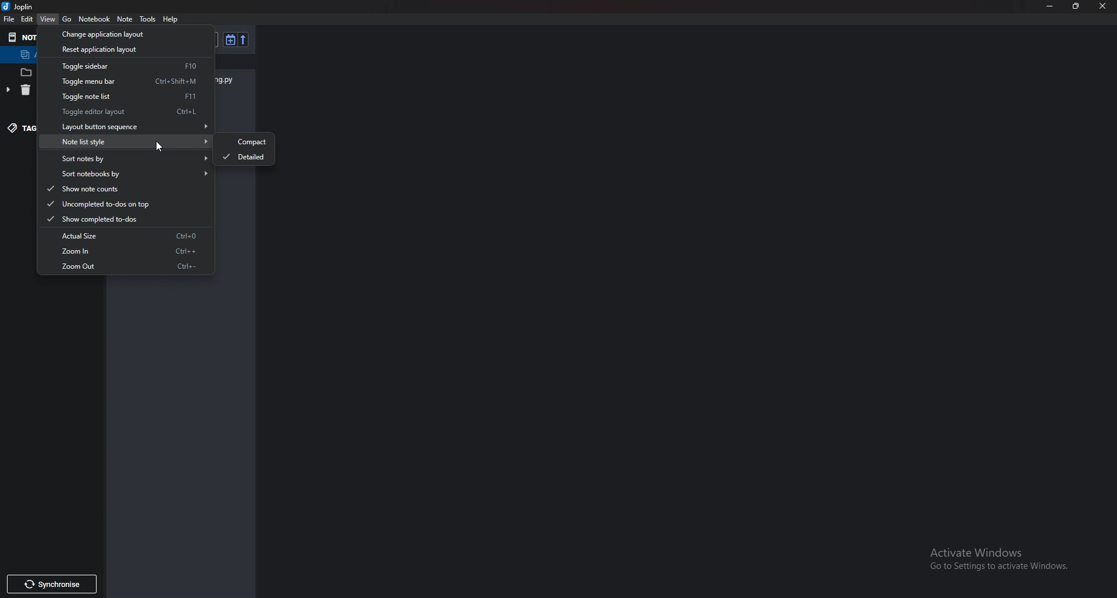 Image resolution: width=1117 pixels, height=598 pixels. I want to click on close, so click(1104, 6).